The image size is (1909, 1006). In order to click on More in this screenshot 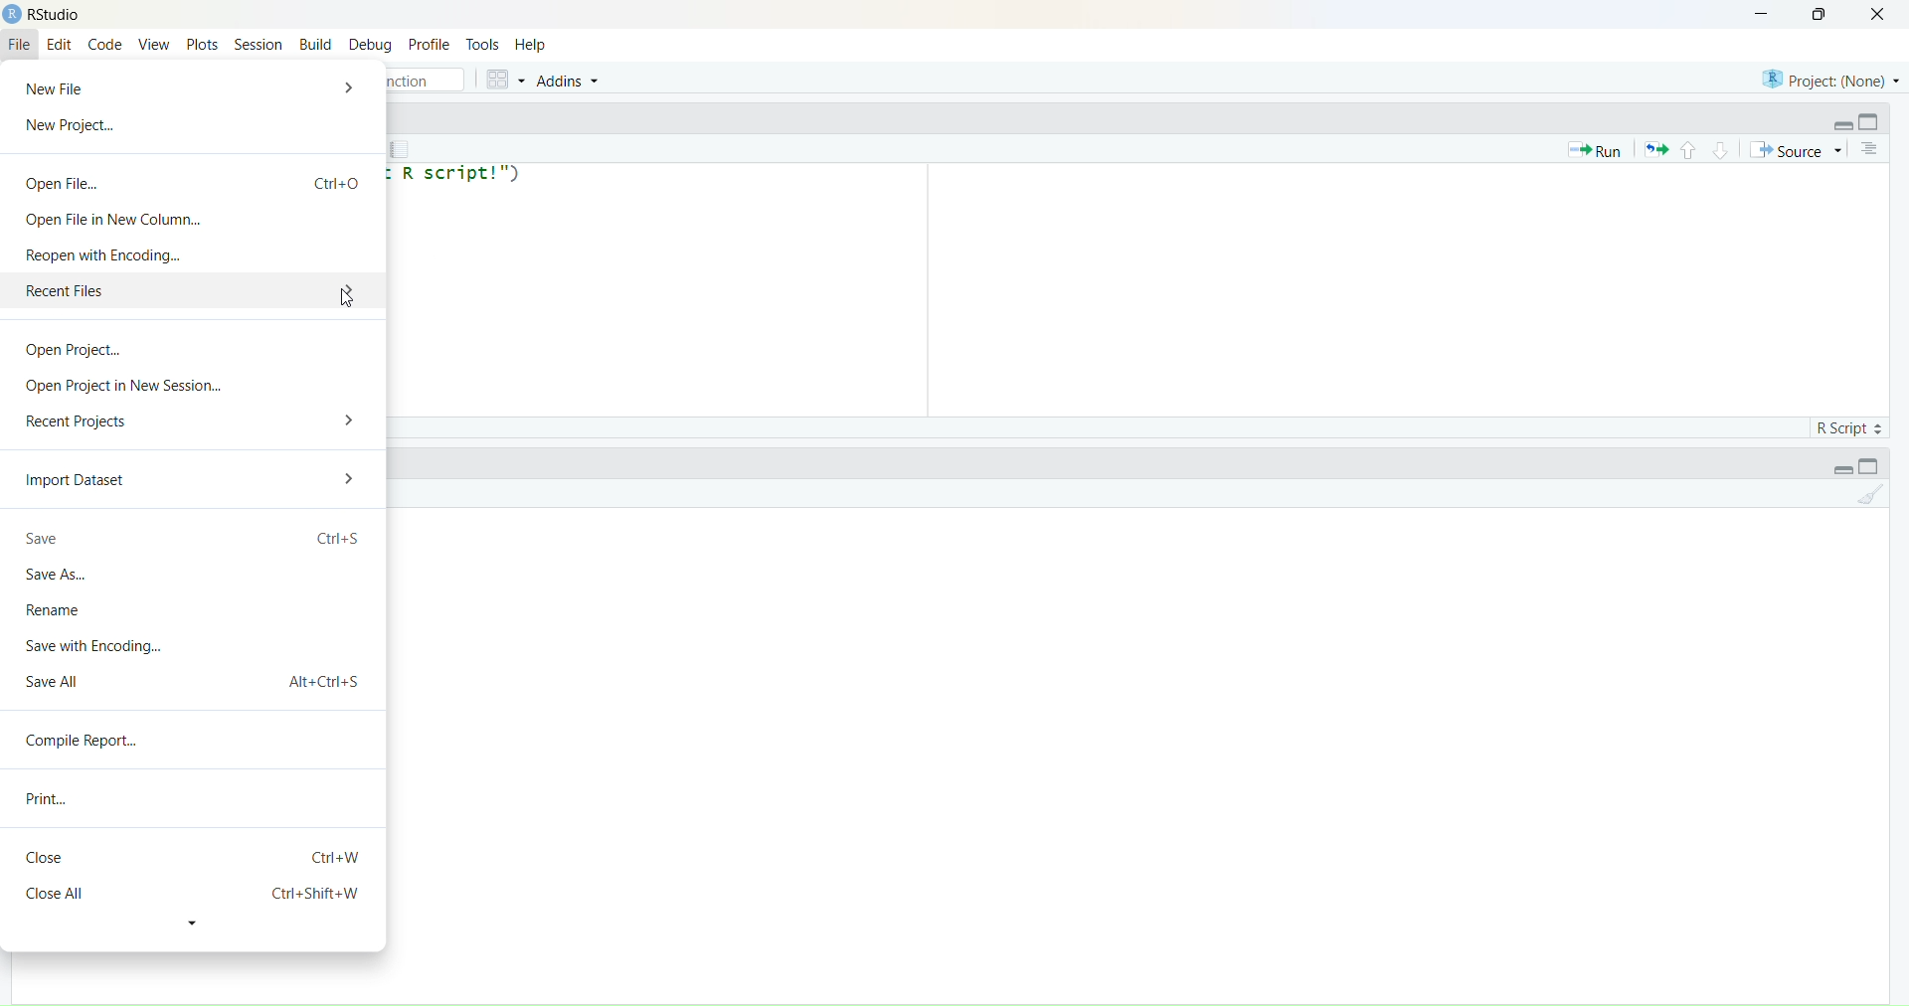, I will do `click(342, 291)`.